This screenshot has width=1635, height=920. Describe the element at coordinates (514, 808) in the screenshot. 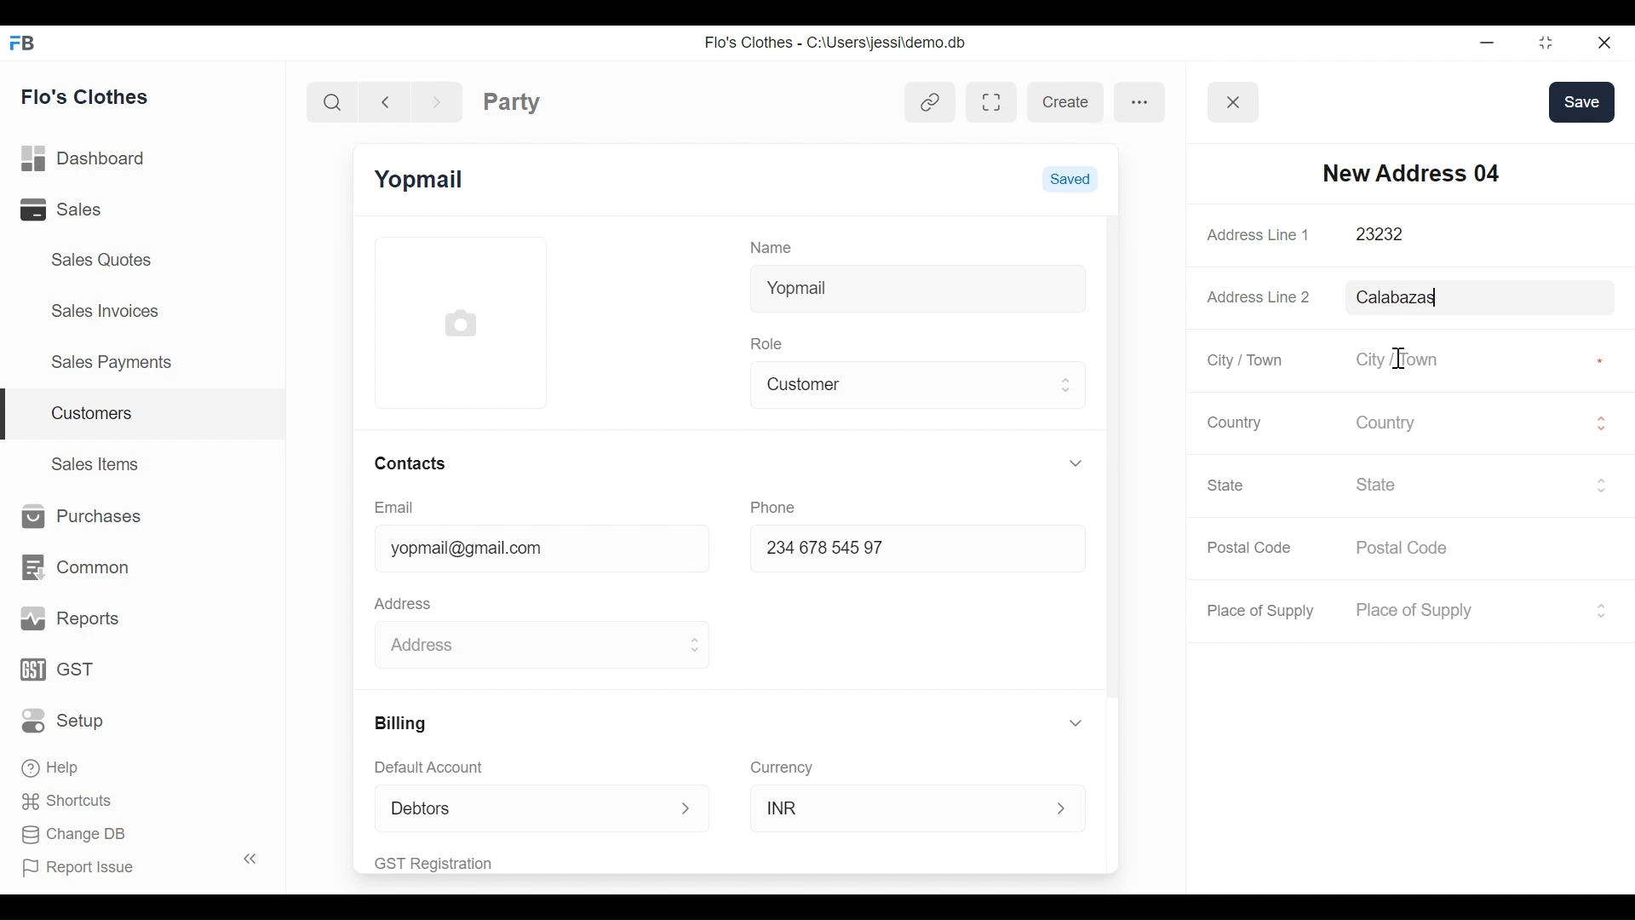

I see `Debtors` at that location.